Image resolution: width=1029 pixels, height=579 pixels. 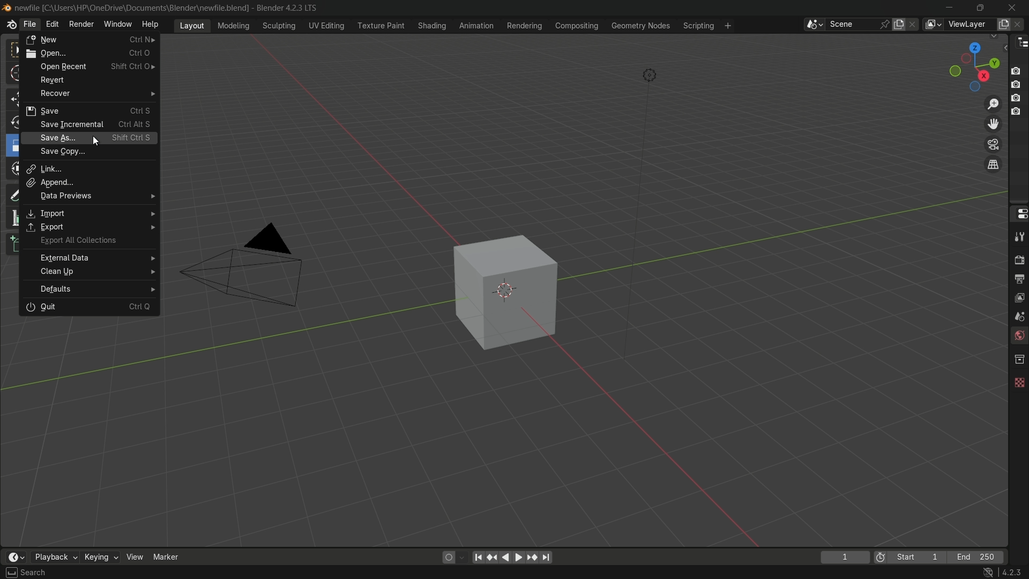 I want to click on annotate, so click(x=11, y=194).